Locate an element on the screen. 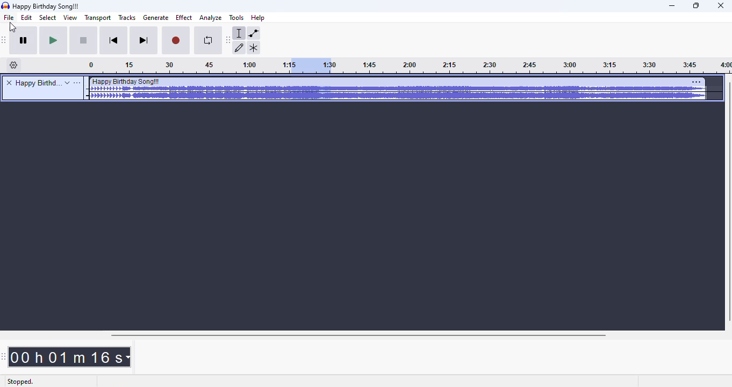 The image size is (732, 387). multi-tool is located at coordinates (254, 48).